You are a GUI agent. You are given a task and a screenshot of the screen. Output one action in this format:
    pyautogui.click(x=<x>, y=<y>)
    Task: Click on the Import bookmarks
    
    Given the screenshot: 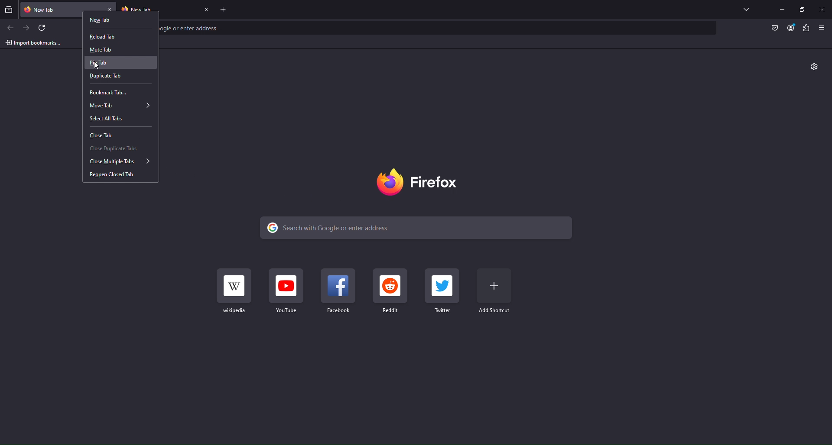 What is the action you would take?
    pyautogui.click(x=33, y=43)
    